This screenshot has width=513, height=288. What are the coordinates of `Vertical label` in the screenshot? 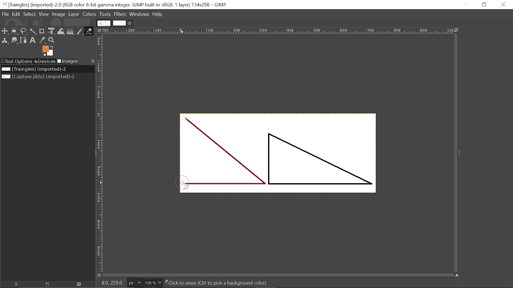 It's located at (101, 153).